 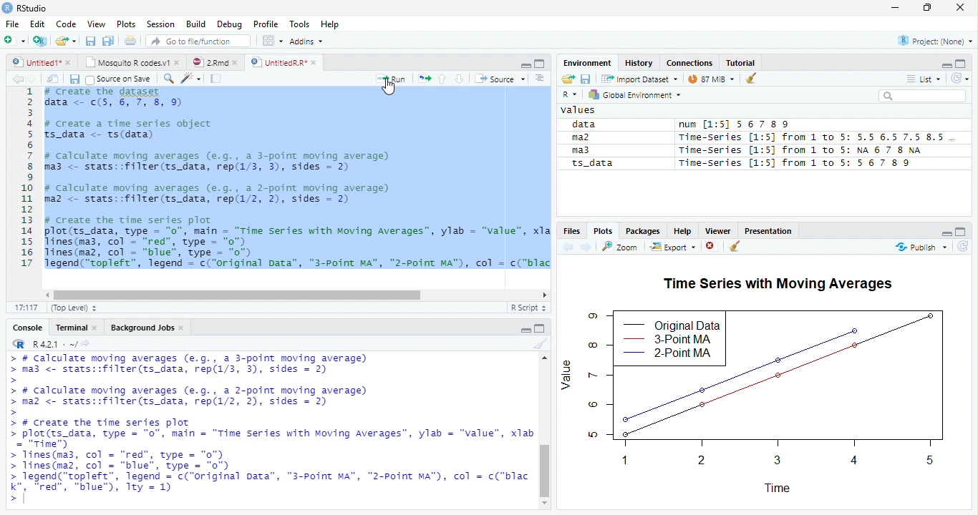 What do you see at coordinates (195, 41) in the screenshot?
I see `Go to file/function` at bounding box center [195, 41].